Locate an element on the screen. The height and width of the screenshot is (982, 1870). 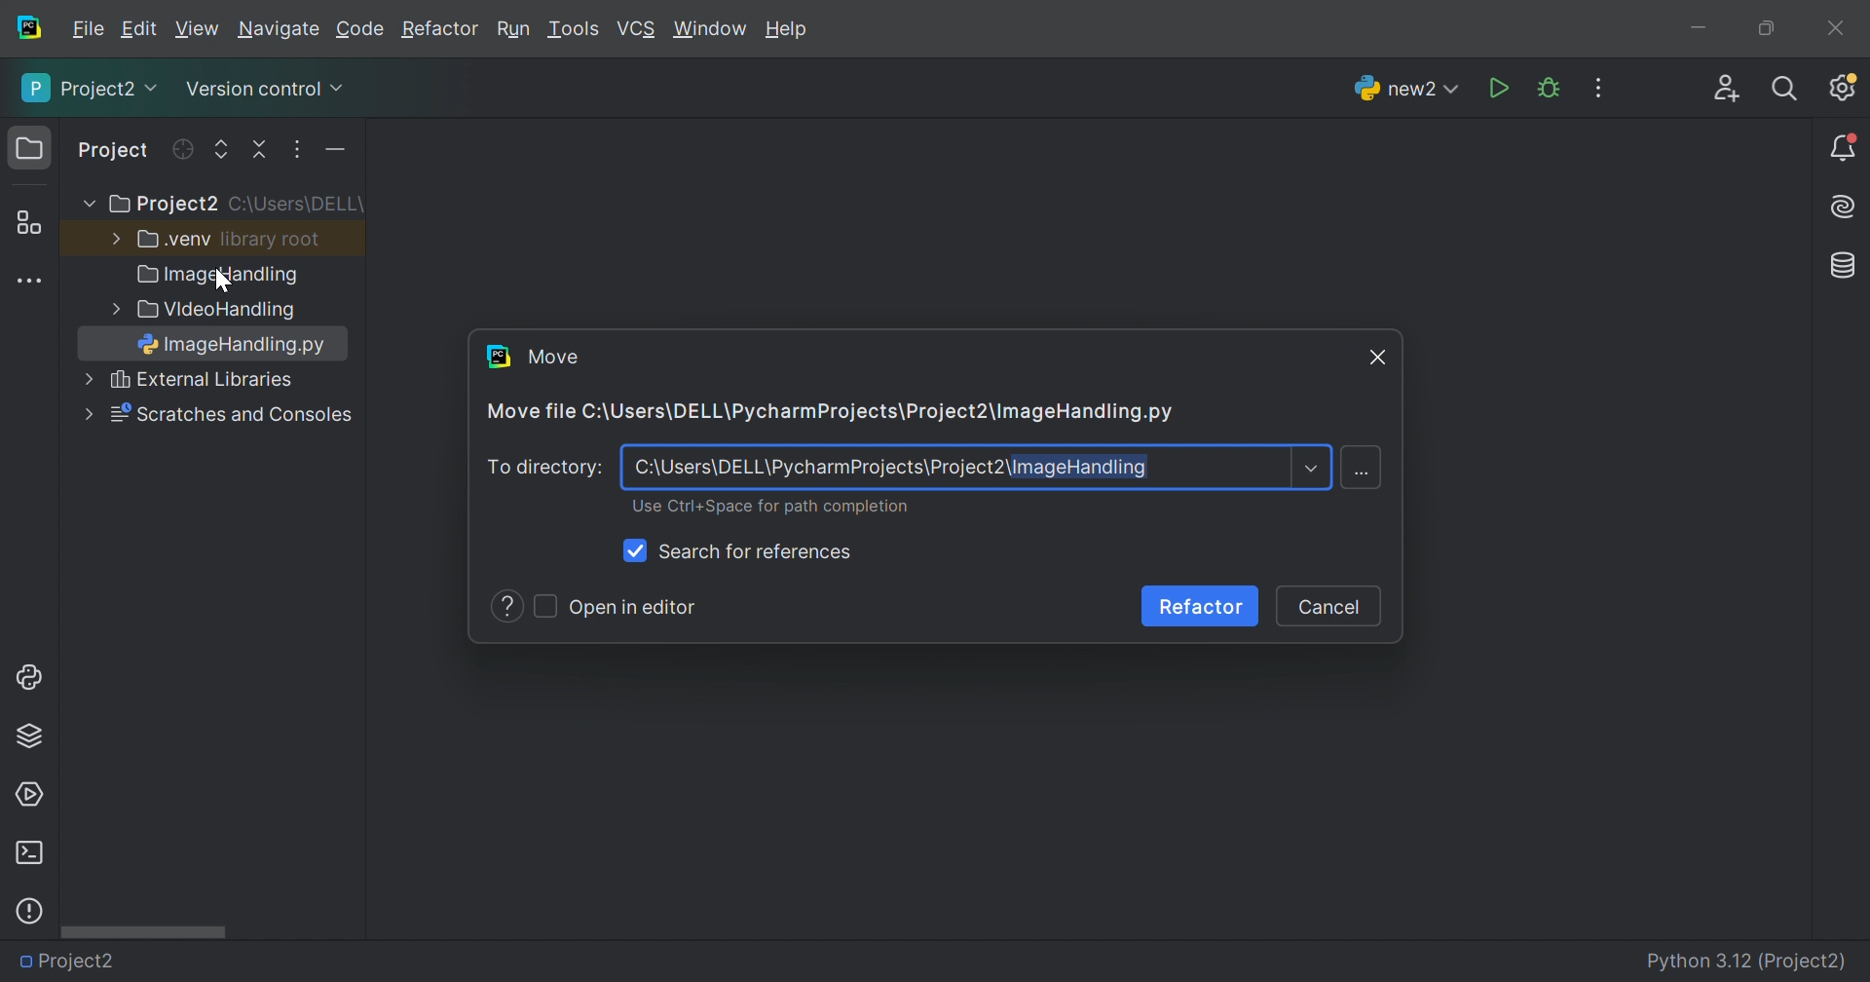
Updates available. IDE and Project Settings. is located at coordinates (1842, 87).